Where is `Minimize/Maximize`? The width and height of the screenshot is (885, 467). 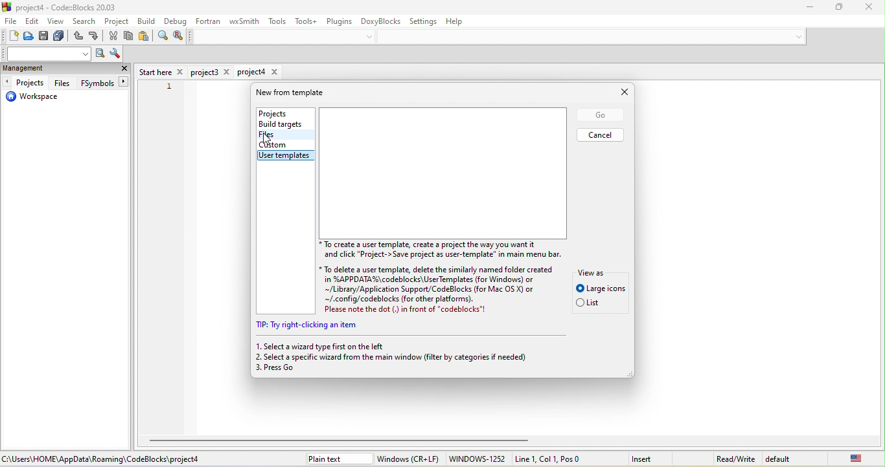 Minimize/Maximize is located at coordinates (834, 8).